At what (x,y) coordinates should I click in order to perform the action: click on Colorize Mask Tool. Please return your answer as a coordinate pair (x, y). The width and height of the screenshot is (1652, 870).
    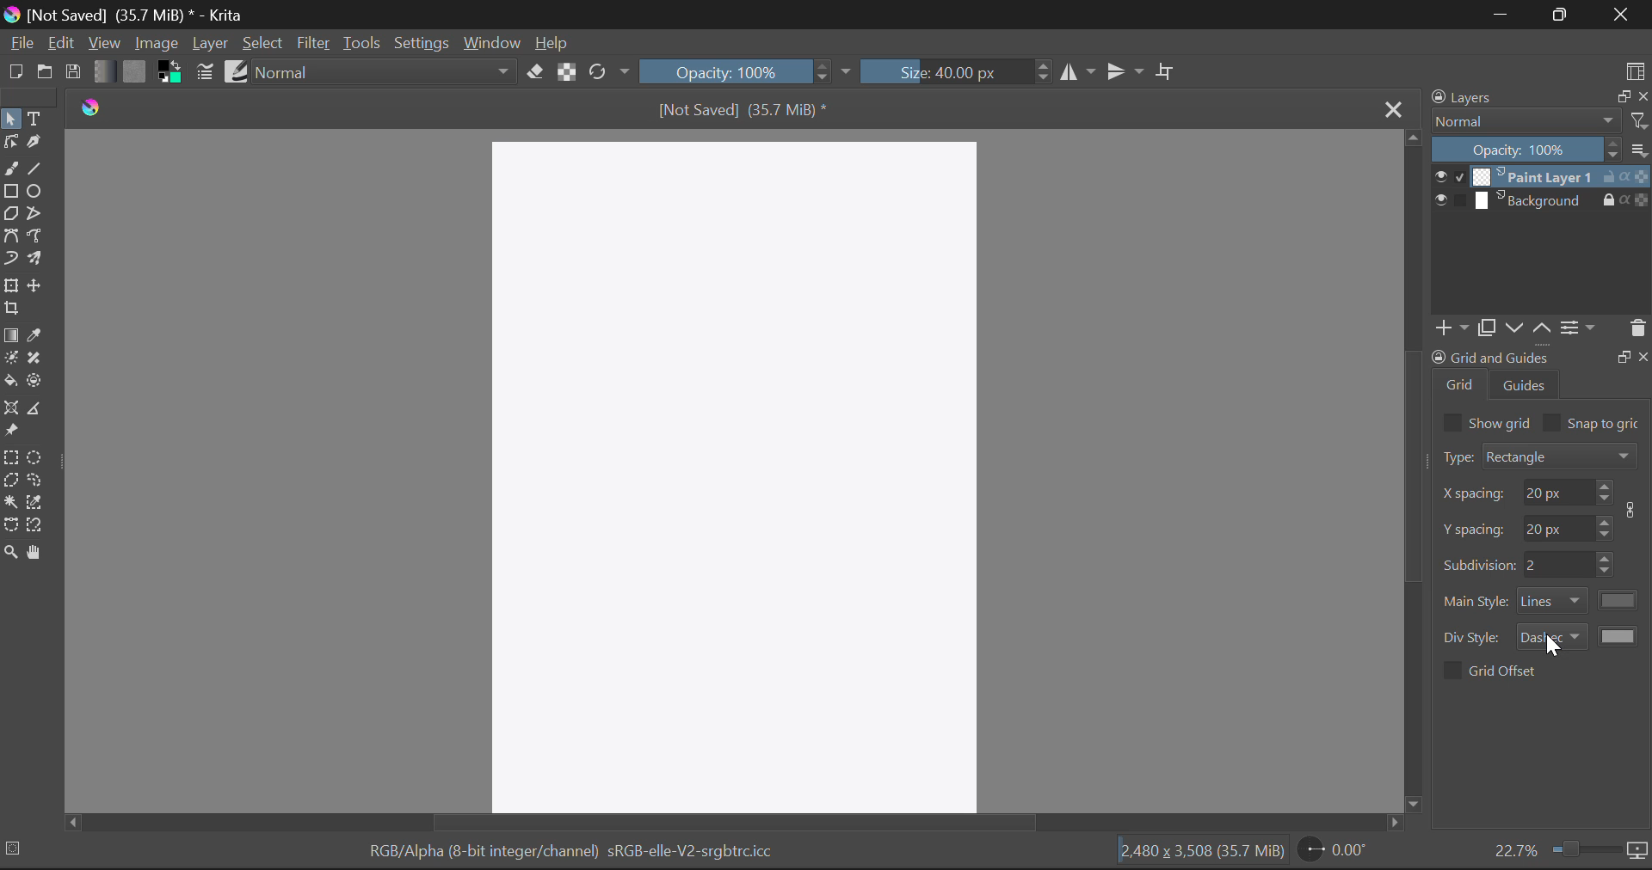
    Looking at the image, I should click on (10, 361).